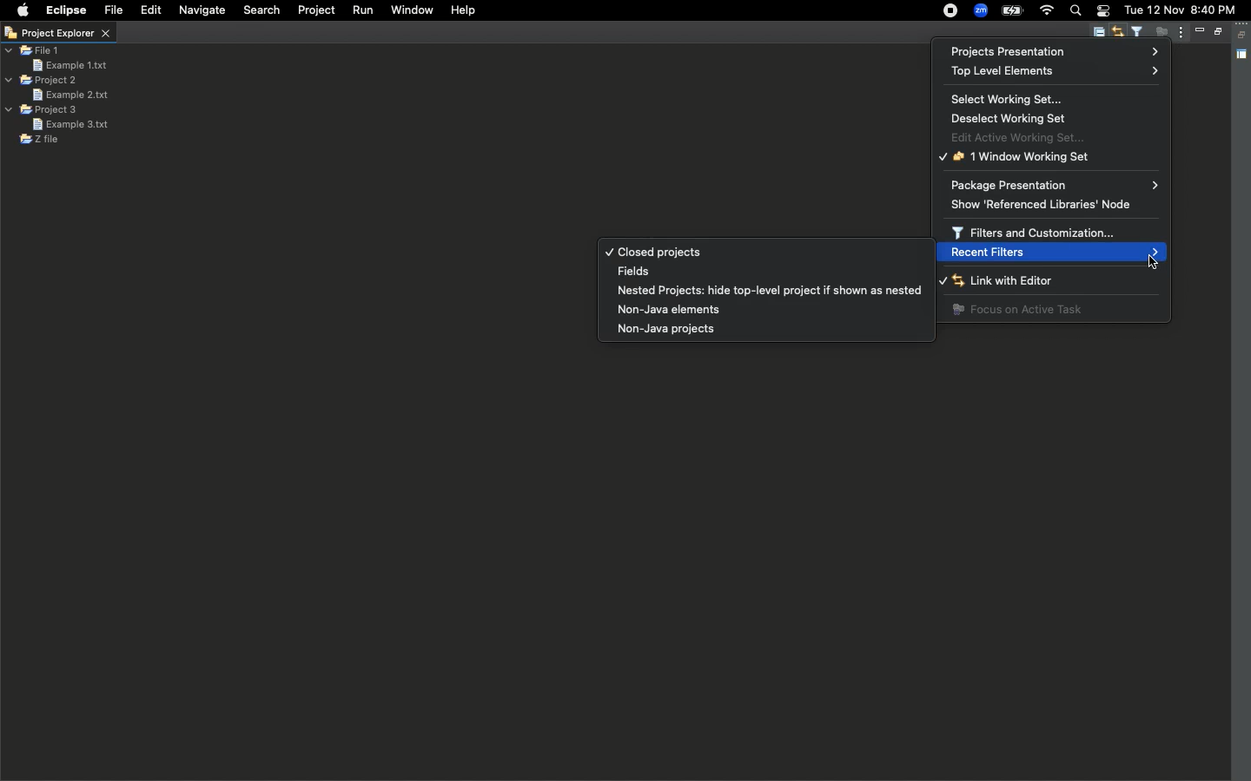  What do you see at coordinates (1179, 33) in the screenshot?
I see `View menu` at bounding box center [1179, 33].